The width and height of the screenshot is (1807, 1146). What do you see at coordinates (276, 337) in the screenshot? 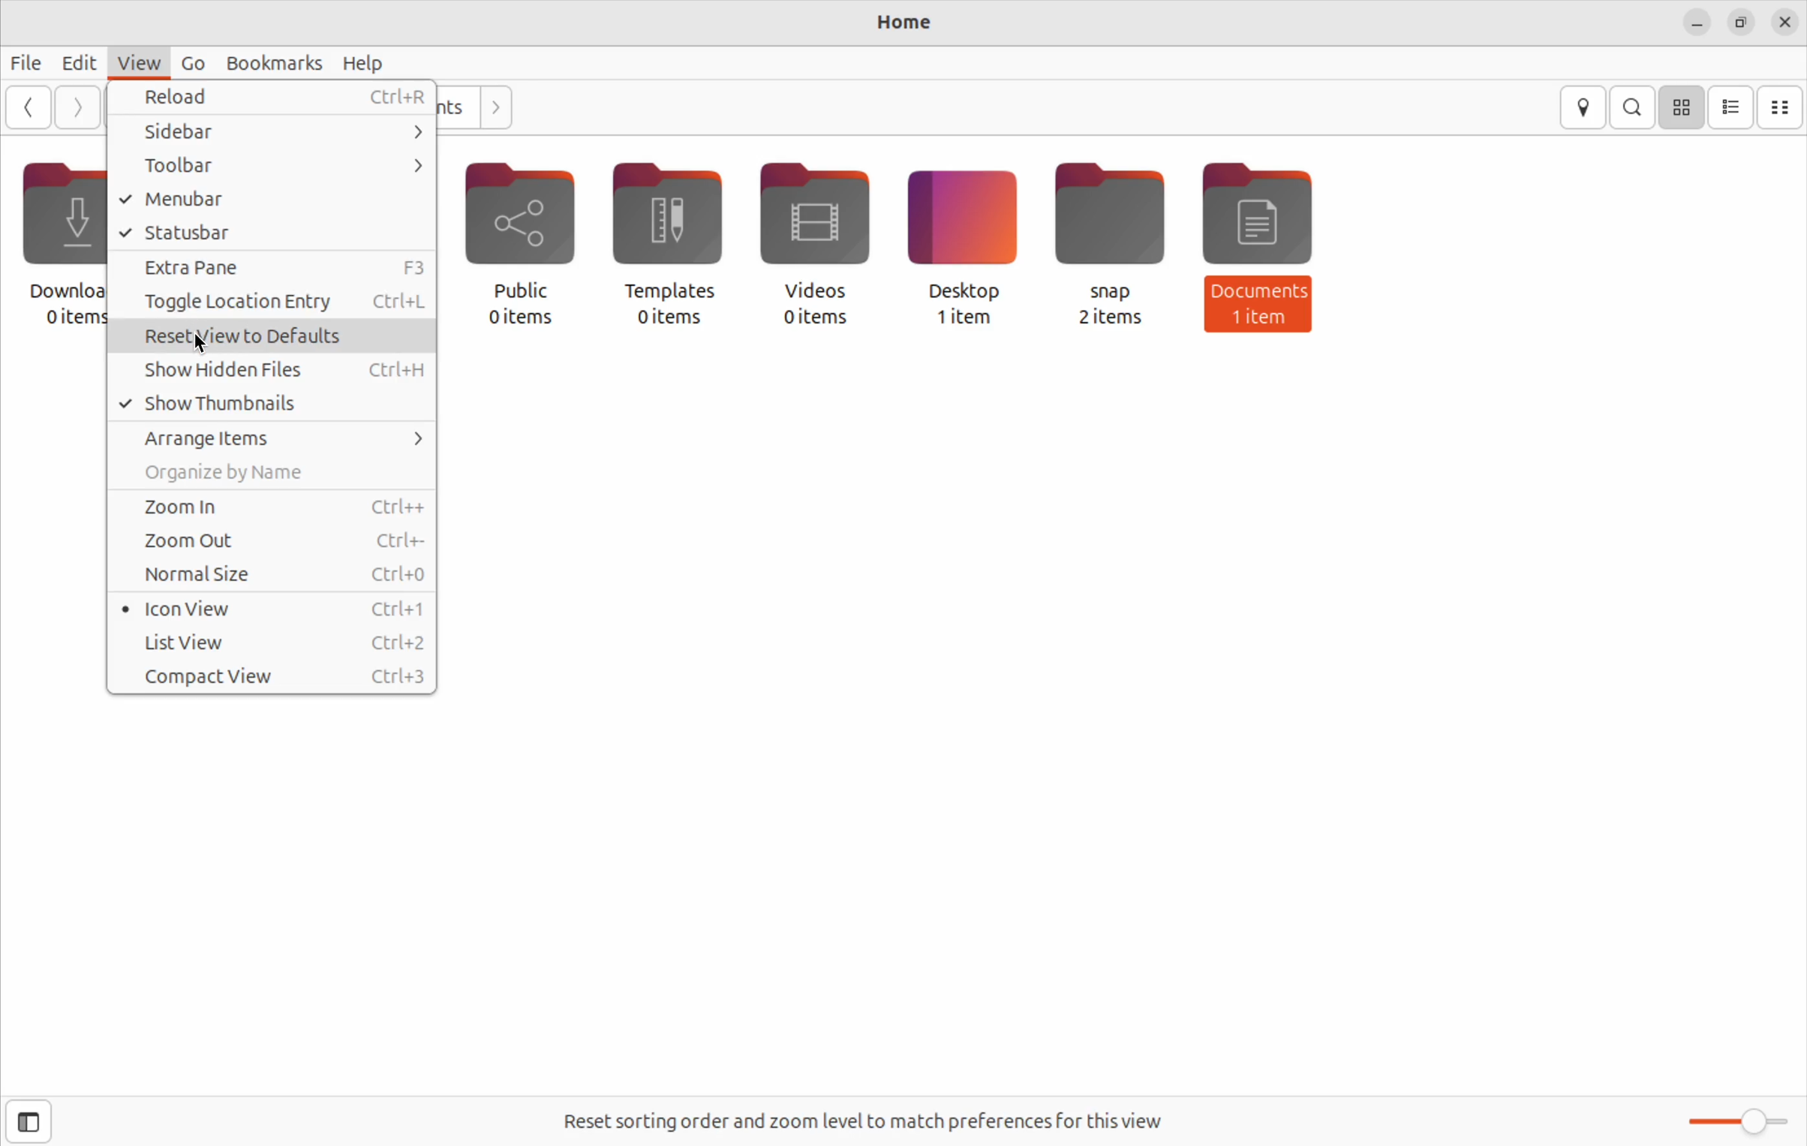
I see `Reset view to Defaults` at bounding box center [276, 337].